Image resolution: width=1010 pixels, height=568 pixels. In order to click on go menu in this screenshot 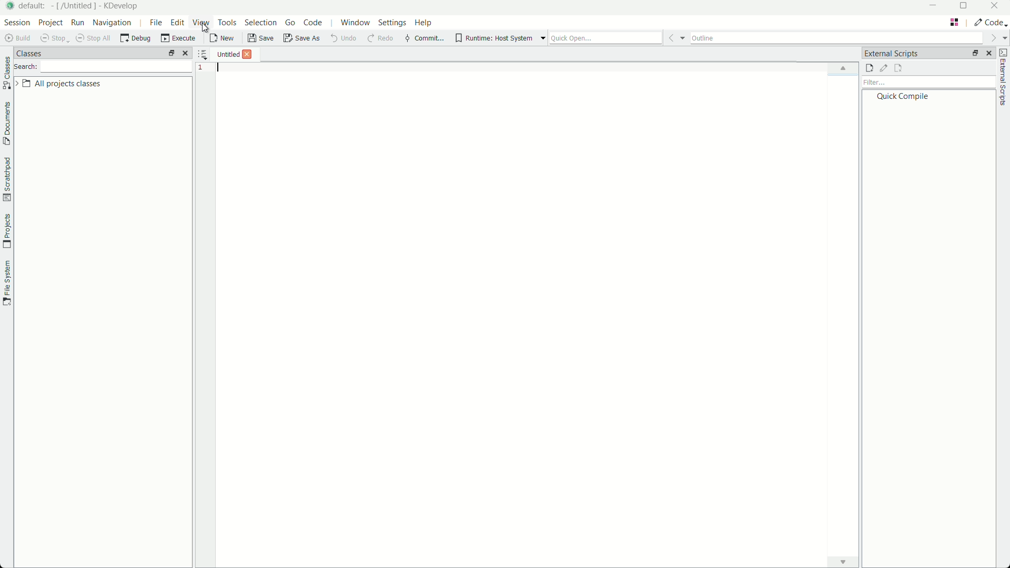, I will do `click(289, 22)`.